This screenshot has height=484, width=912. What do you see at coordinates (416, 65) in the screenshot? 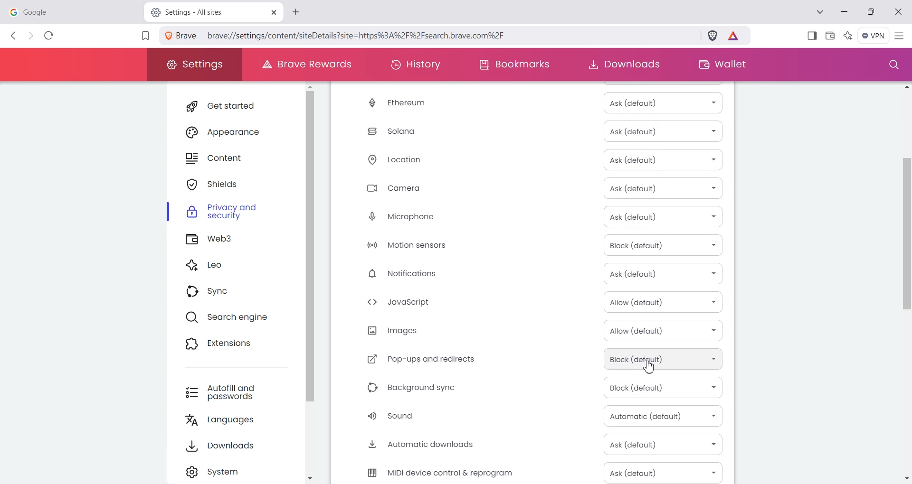
I see `History` at bounding box center [416, 65].